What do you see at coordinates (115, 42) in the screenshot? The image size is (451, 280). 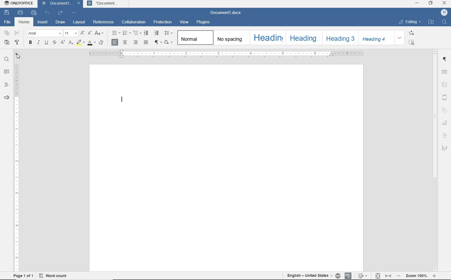 I see `ALIGN LEFT` at bounding box center [115, 42].